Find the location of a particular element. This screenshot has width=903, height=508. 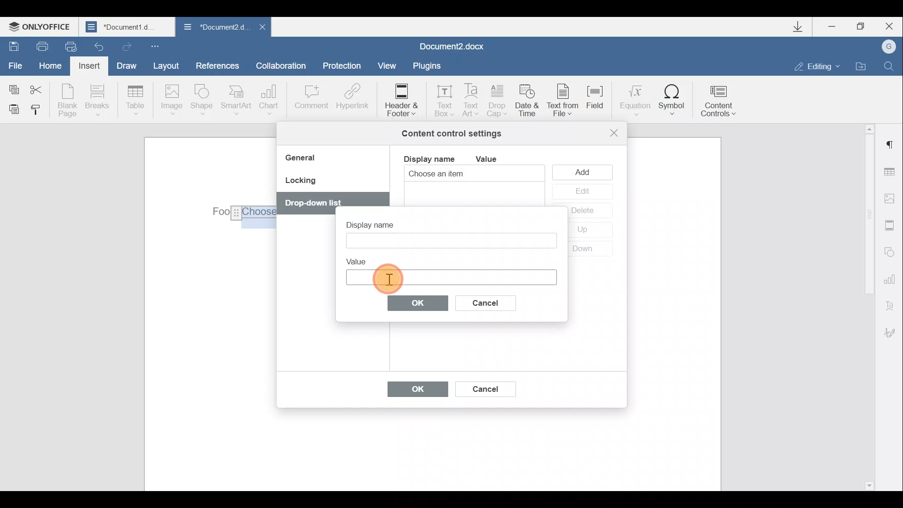

Cut is located at coordinates (41, 88).